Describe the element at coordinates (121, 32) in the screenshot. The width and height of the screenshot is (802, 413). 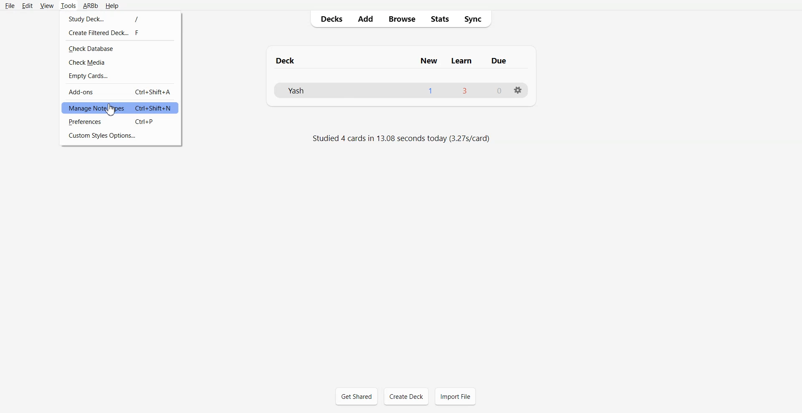
I see `Created Filtered Deck` at that location.